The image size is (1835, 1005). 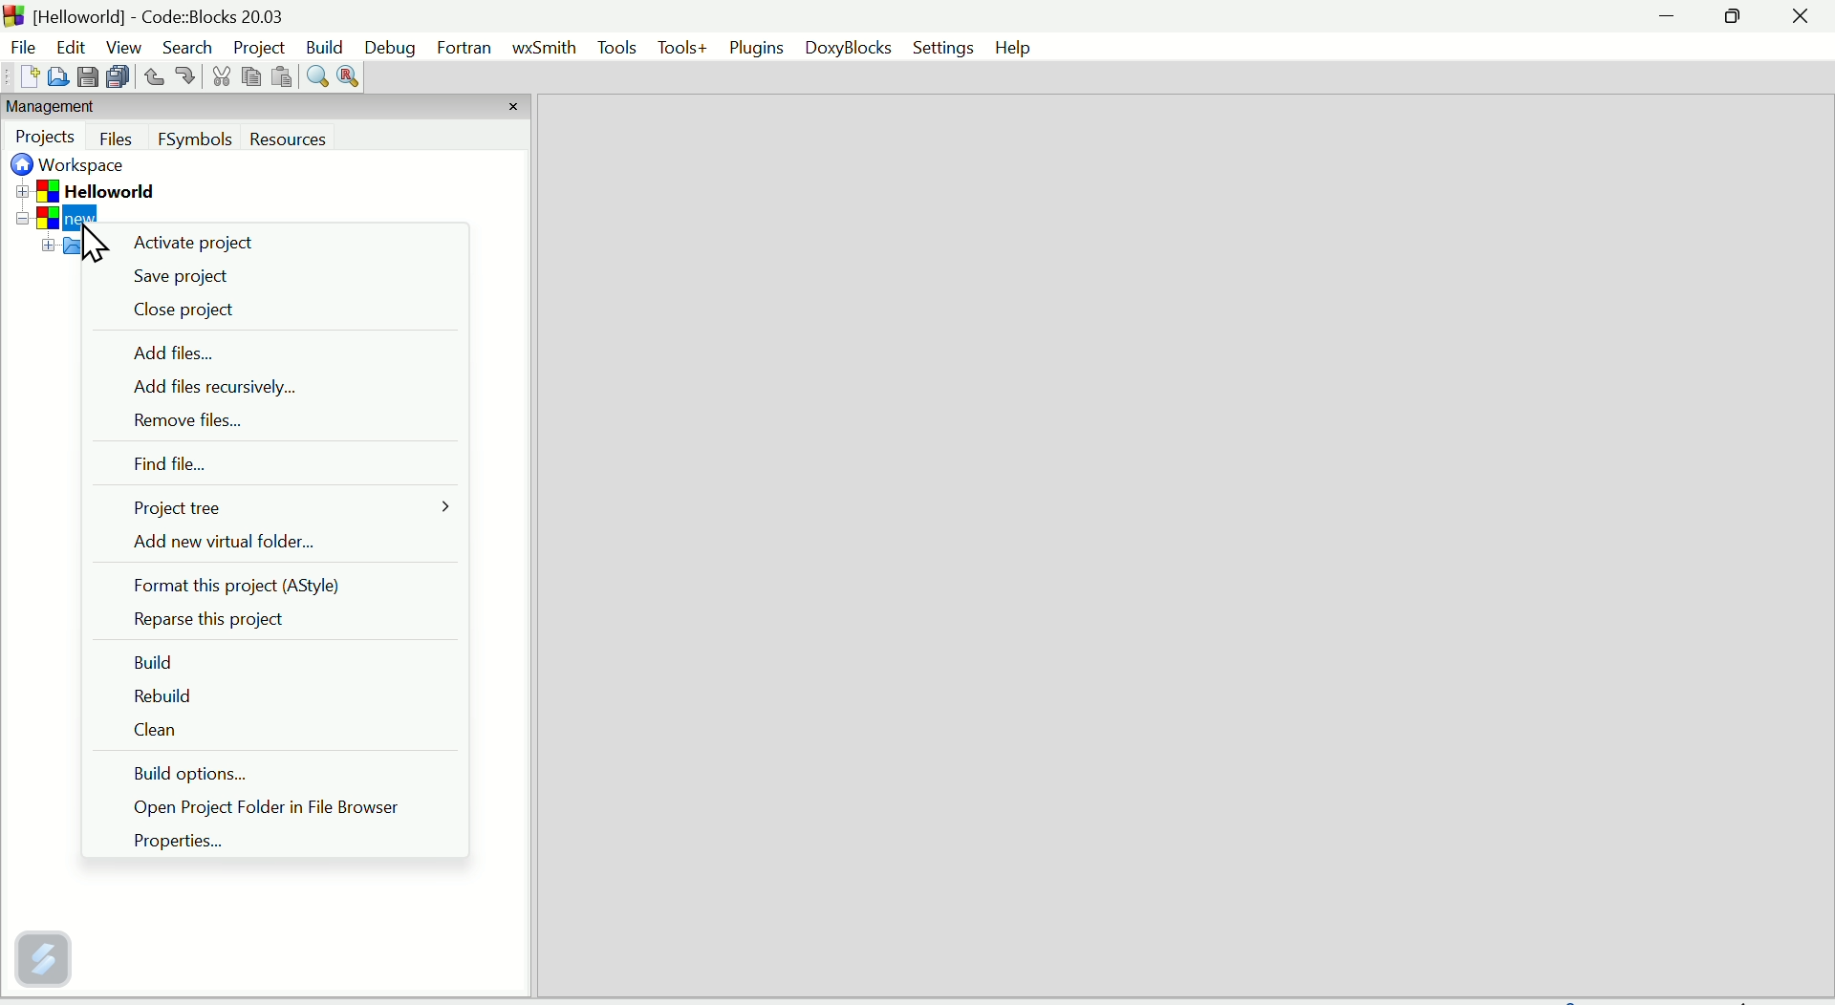 I want to click on Resources, so click(x=321, y=140).